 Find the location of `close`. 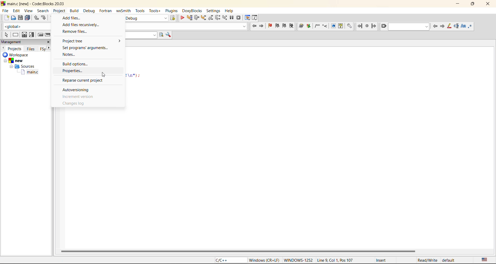

close is located at coordinates (48, 42).